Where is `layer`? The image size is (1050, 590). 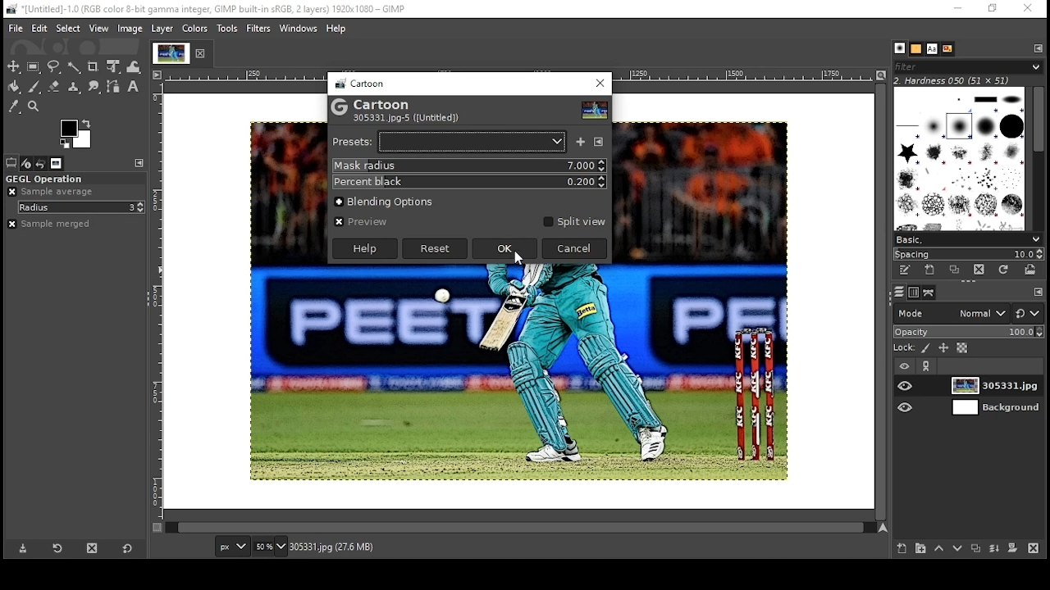
layer is located at coordinates (163, 29).